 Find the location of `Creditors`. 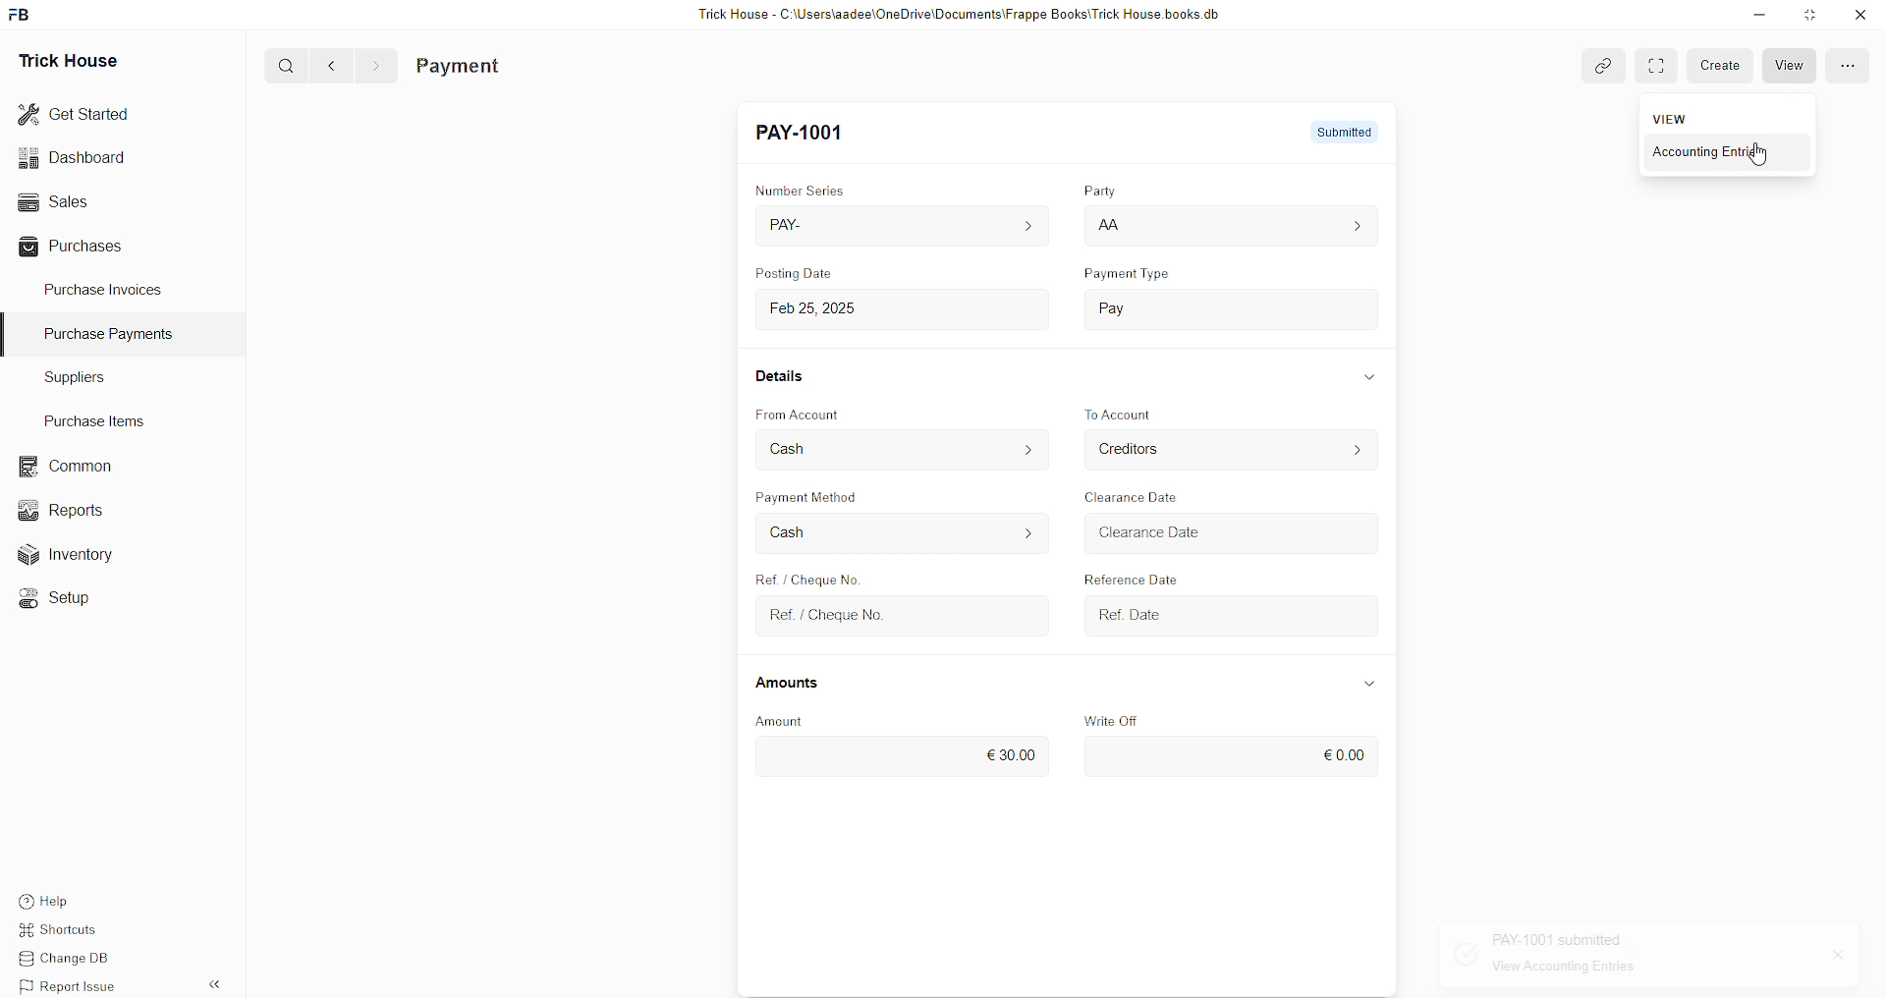

Creditors is located at coordinates (1141, 451).